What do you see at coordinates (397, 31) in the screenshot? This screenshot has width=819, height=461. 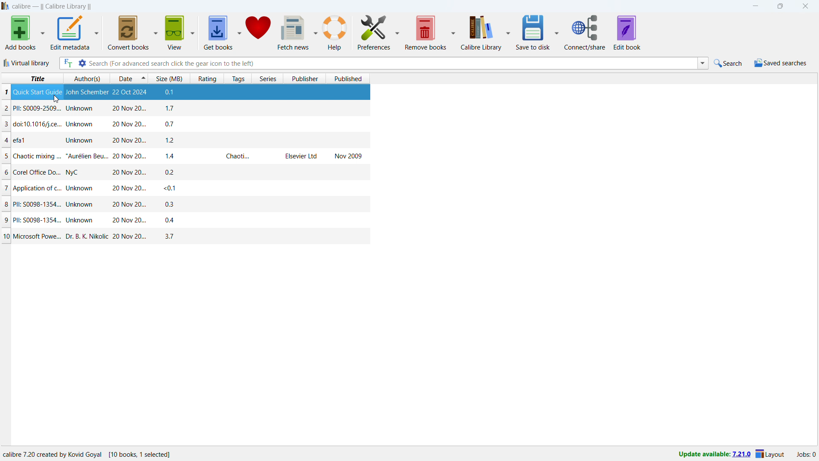 I see `preferences options` at bounding box center [397, 31].